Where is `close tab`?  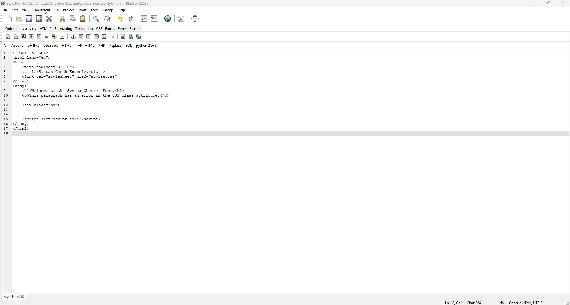
close tab is located at coordinates (23, 297).